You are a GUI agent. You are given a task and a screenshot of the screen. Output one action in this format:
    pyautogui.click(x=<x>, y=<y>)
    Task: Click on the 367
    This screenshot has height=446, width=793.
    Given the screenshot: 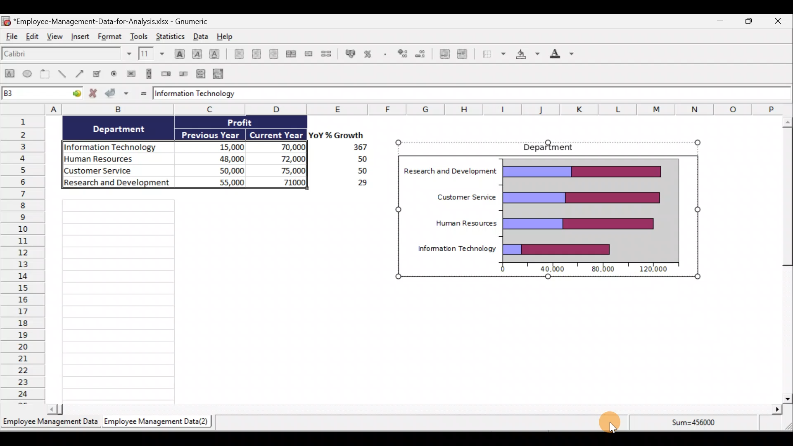 What is the action you would take?
    pyautogui.click(x=357, y=147)
    